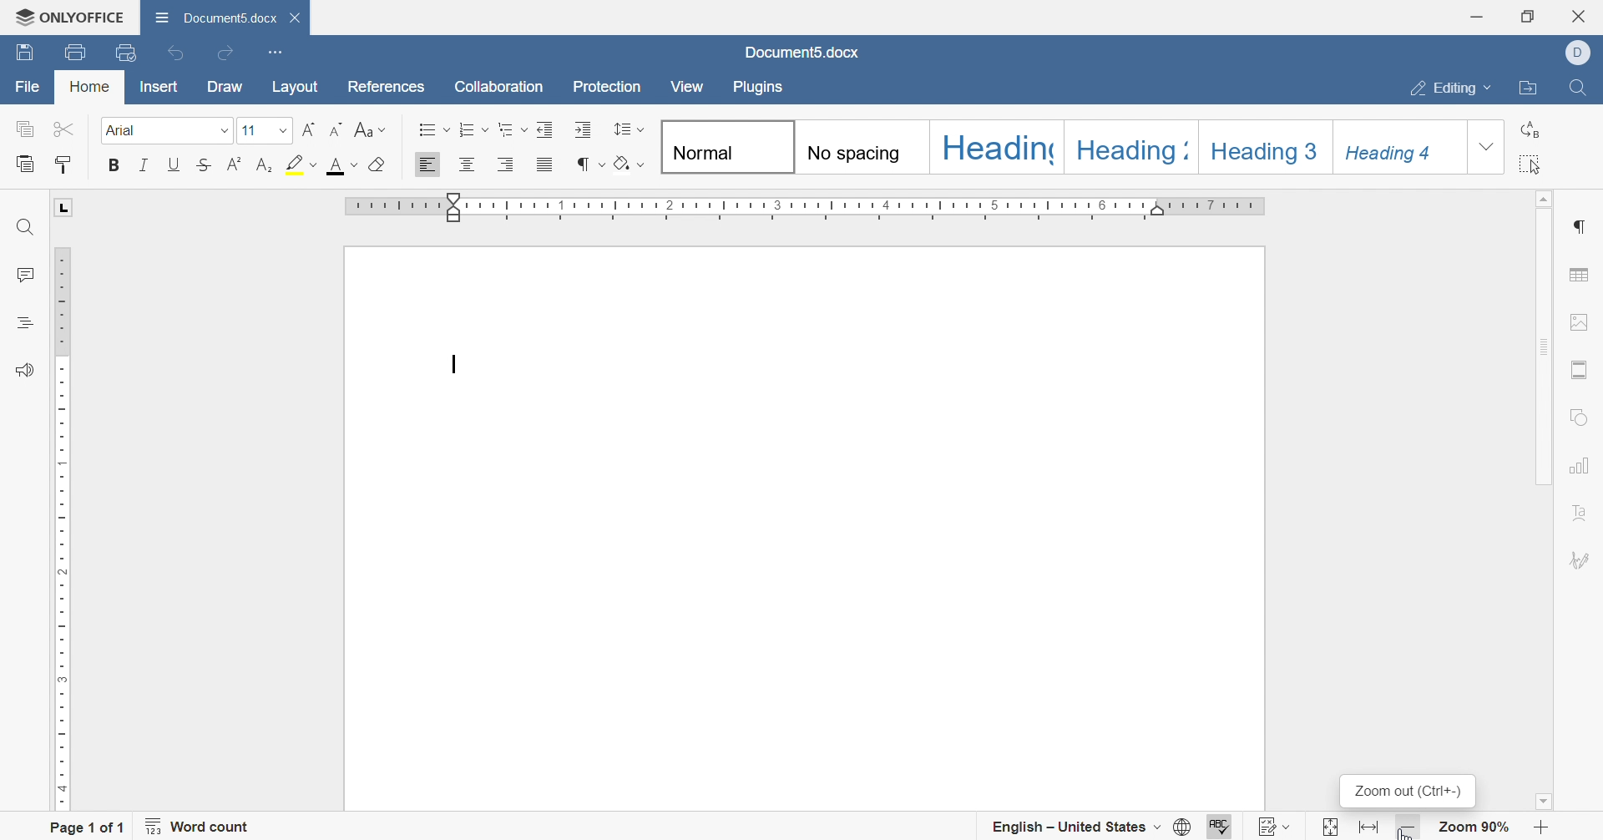 The height and width of the screenshot is (840, 1603). What do you see at coordinates (25, 86) in the screenshot?
I see `file` at bounding box center [25, 86].